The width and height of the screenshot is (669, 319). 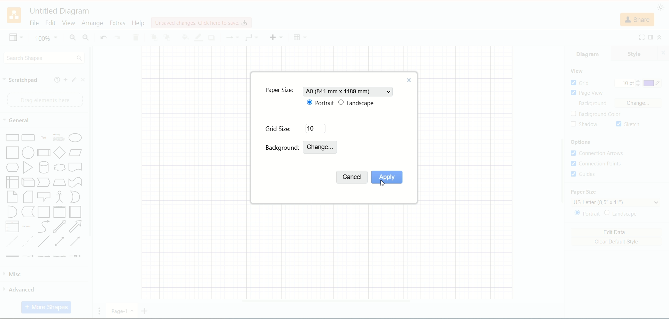 I want to click on connection arrows, so click(x=600, y=154).